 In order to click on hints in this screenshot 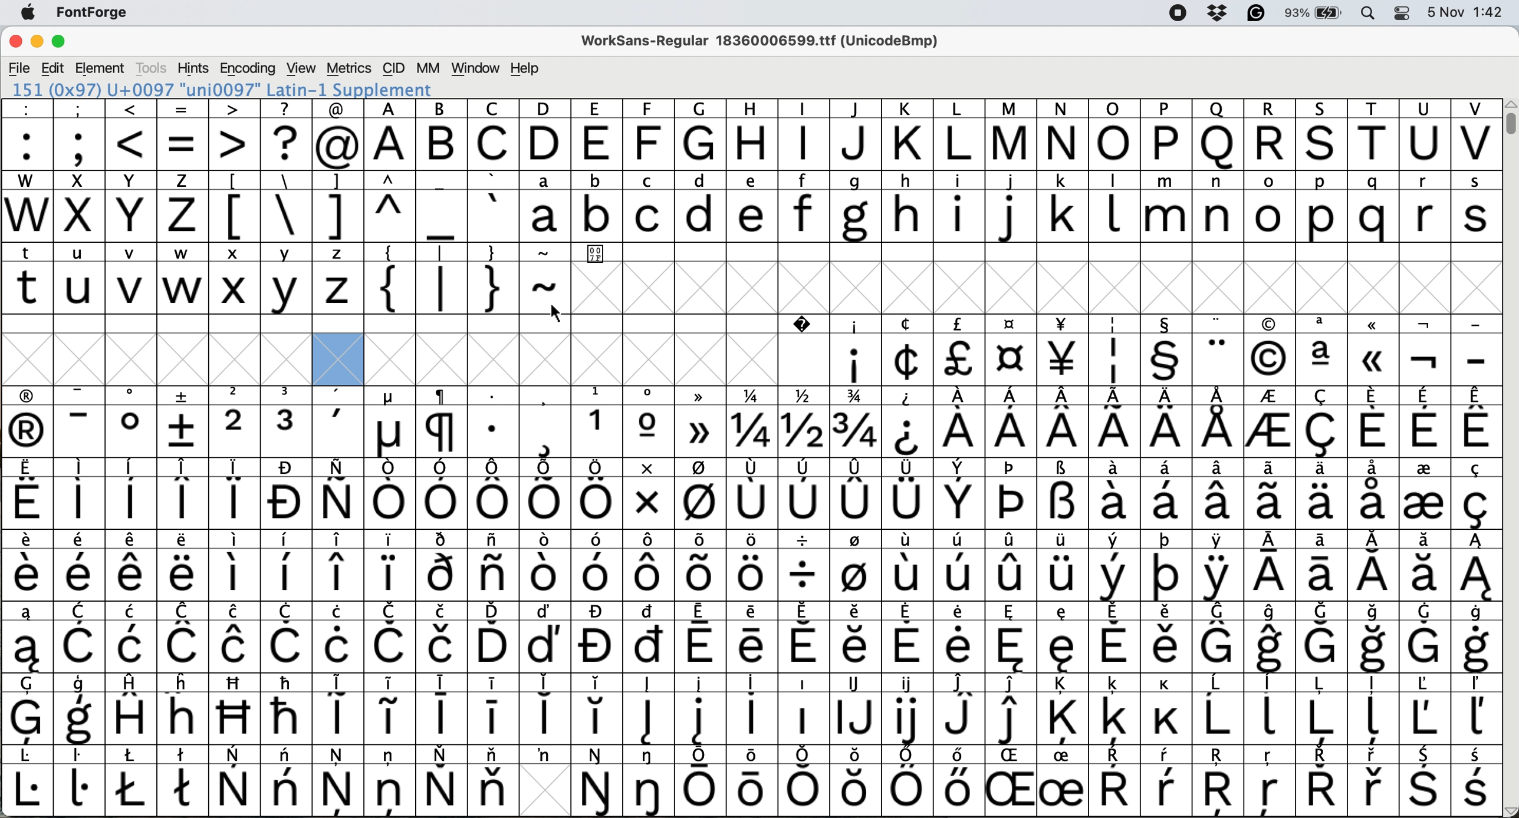, I will do `click(194, 67)`.